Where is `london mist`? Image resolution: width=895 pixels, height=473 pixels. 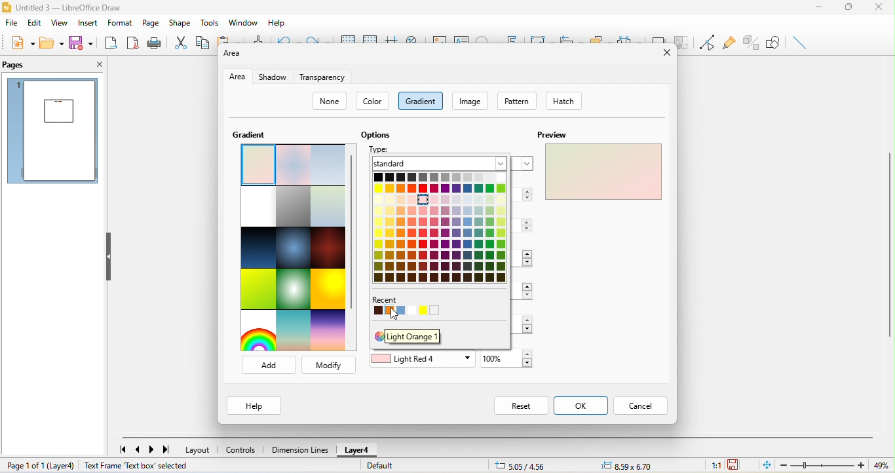
london mist is located at coordinates (294, 207).